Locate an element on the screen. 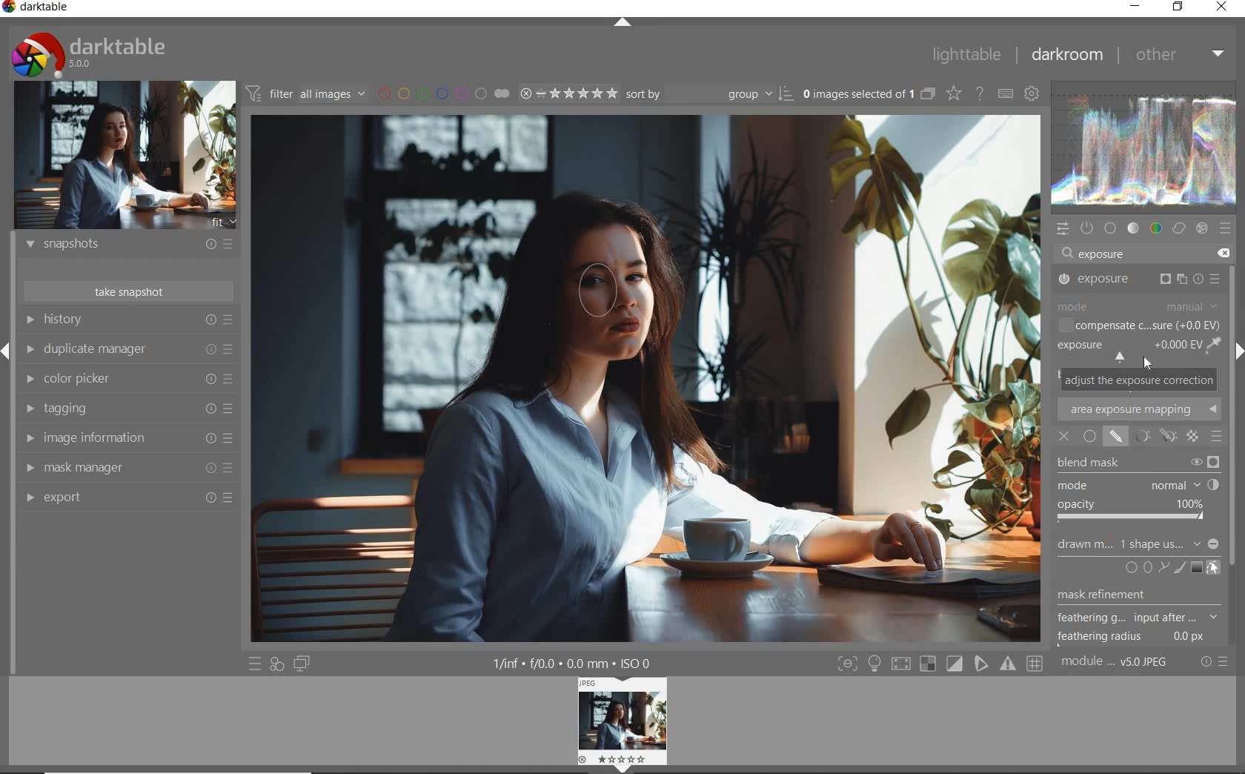  ADD GRADIENT is located at coordinates (1197, 568).